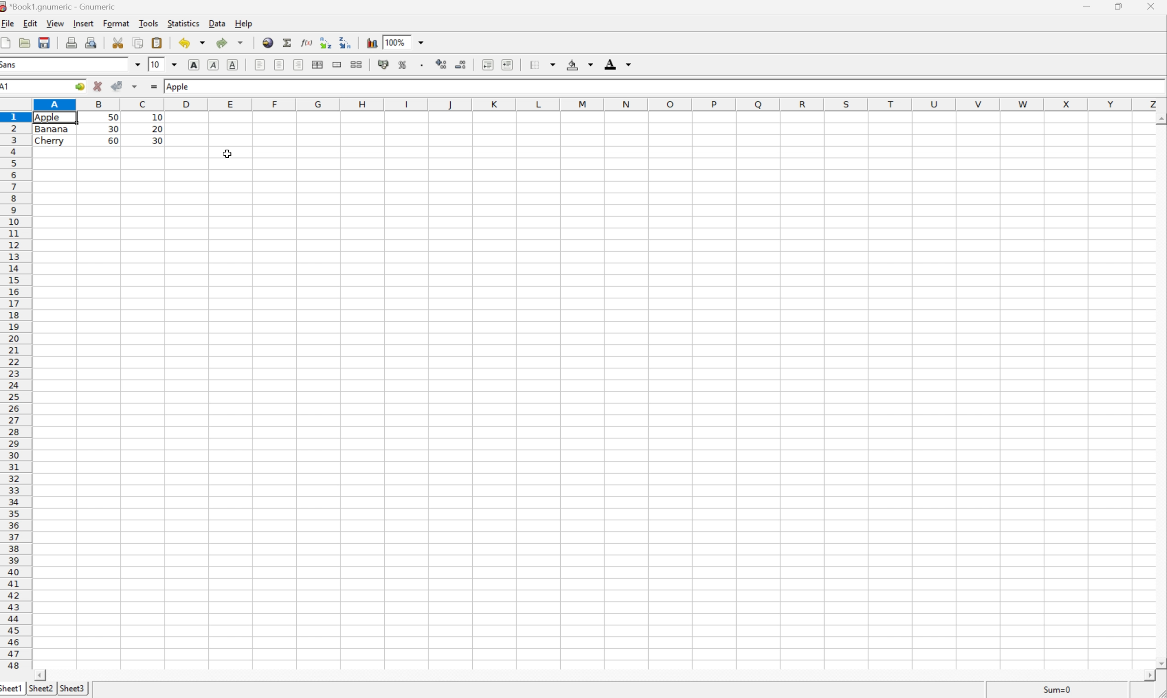  What do you see at coordinates (422, 42) in the screenshot?
I see `Drop down` at bounding box center [422, 42].